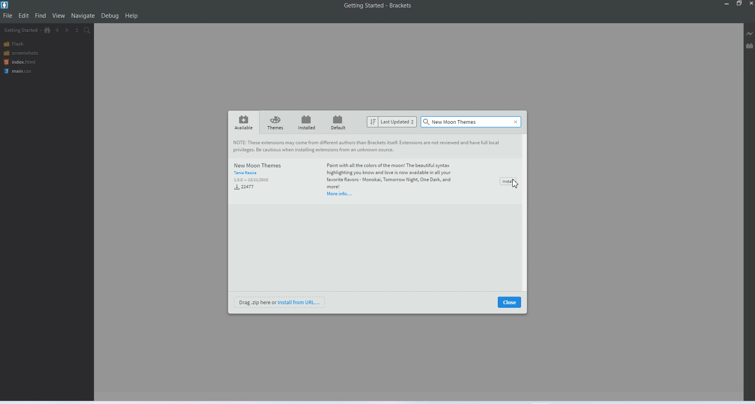 The height and width of the screenshot is (404, 755). Describe the element at coordinates (462, 121) in the screenshot. I see `Text` at that location.